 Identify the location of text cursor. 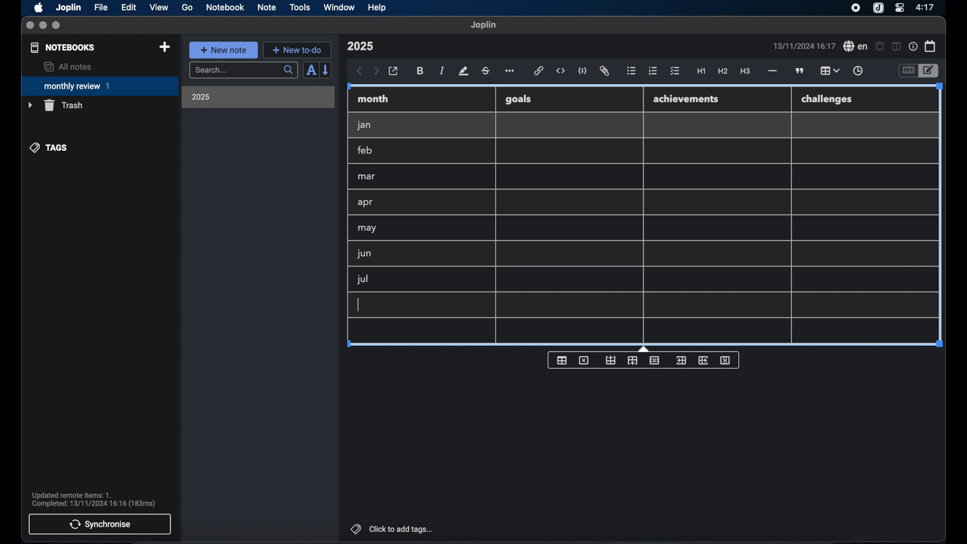
(359, 304).